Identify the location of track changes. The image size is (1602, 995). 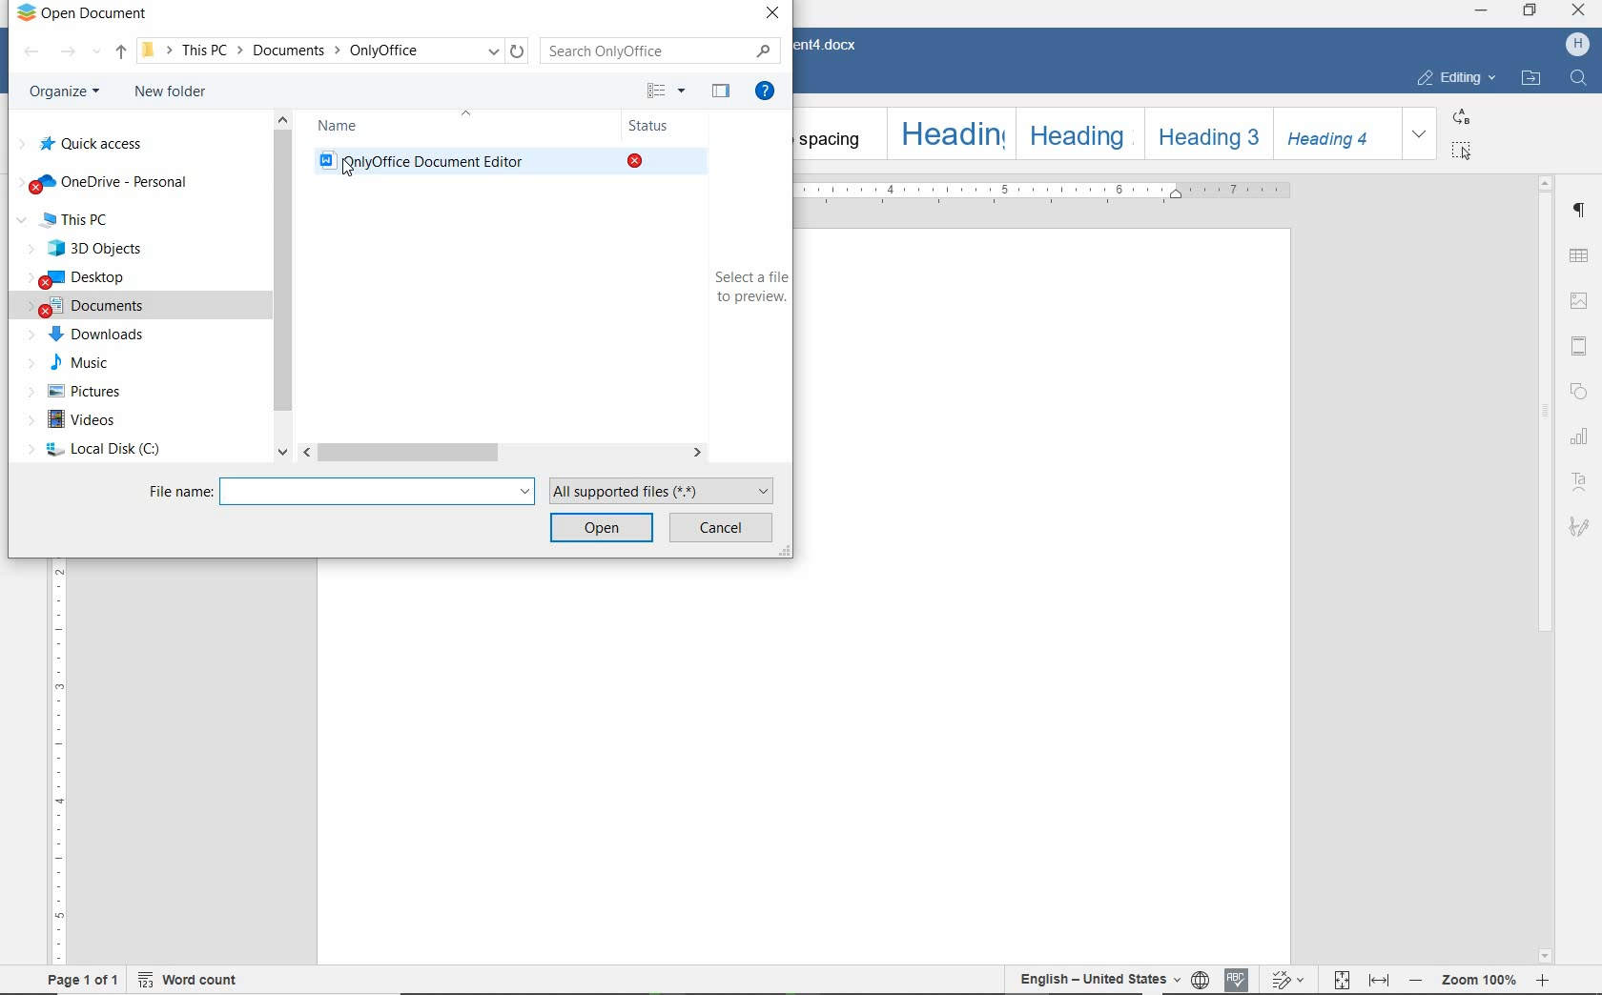
(1289, 979).